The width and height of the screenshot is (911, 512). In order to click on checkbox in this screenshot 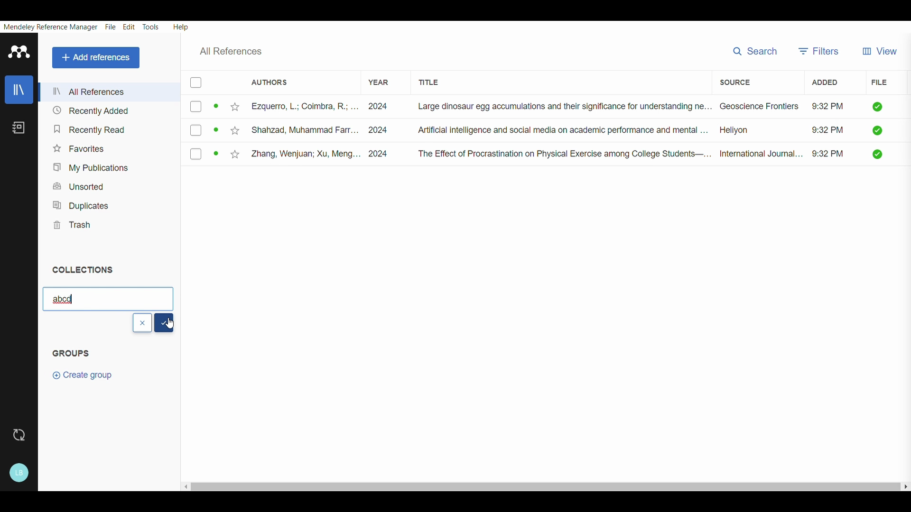, I will do `click(196, 82)`.